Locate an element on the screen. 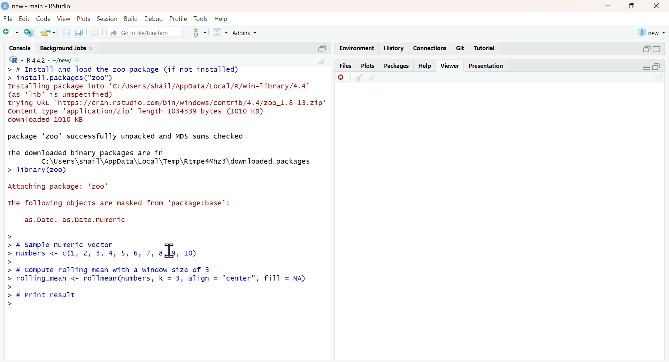 This screenshot has width=669, height=362. Add file as is located at coordinates (11, 32).